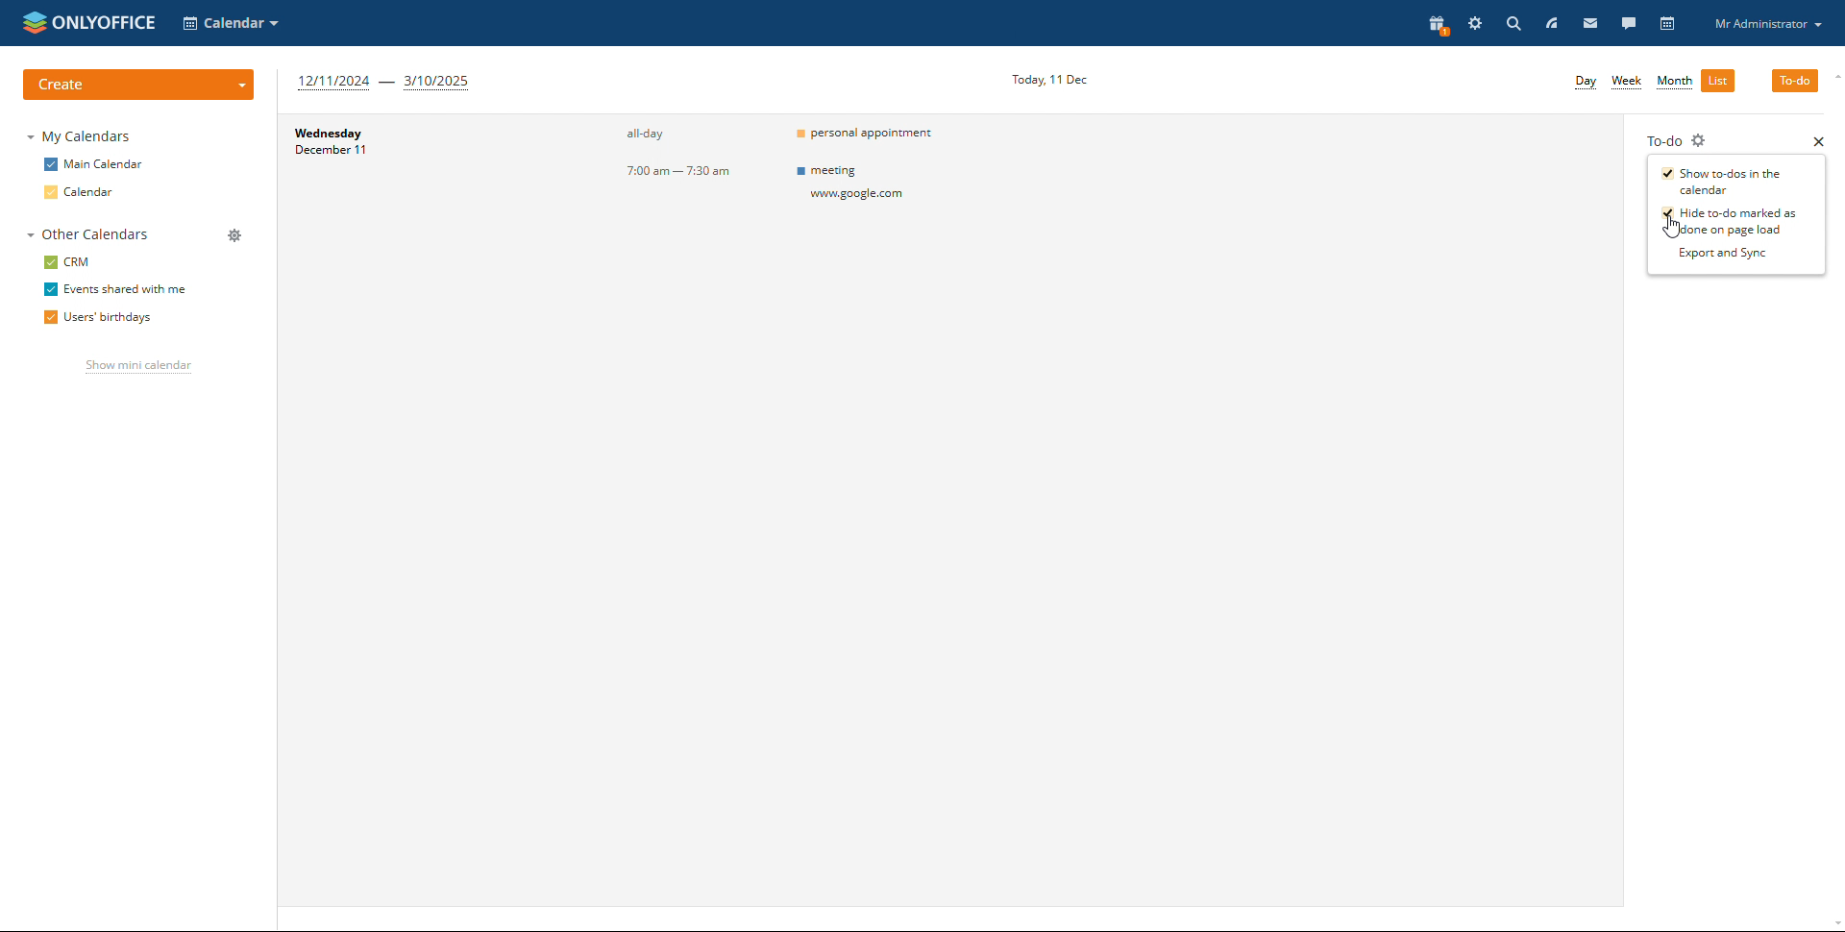 This screenshot has width=1845, height=932. I want to click on close, so click(1818, 141).